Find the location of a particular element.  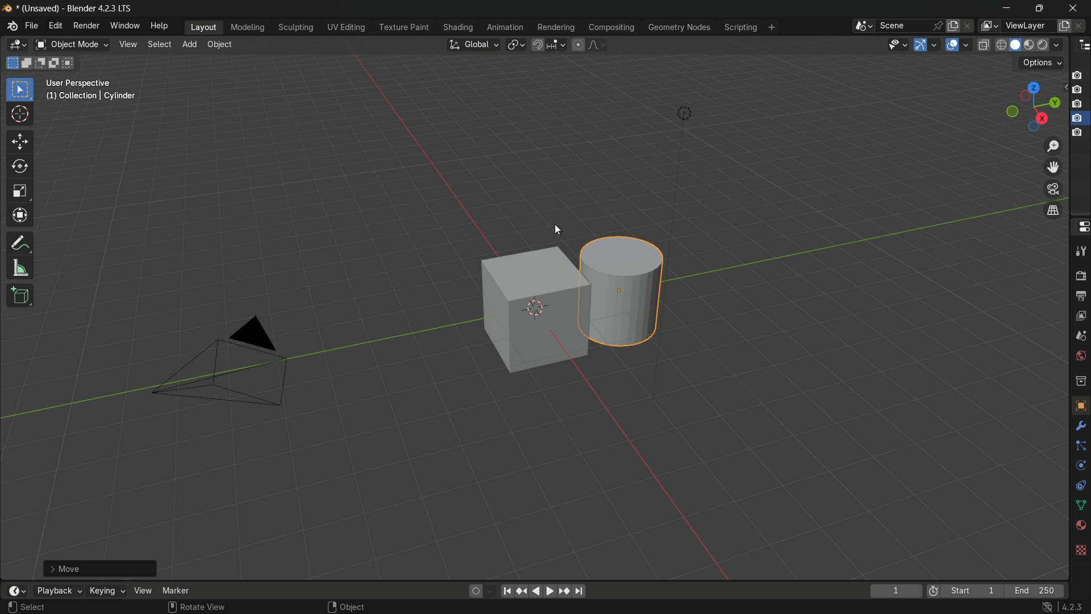

line connecter is located at coordinates (1076, 446).